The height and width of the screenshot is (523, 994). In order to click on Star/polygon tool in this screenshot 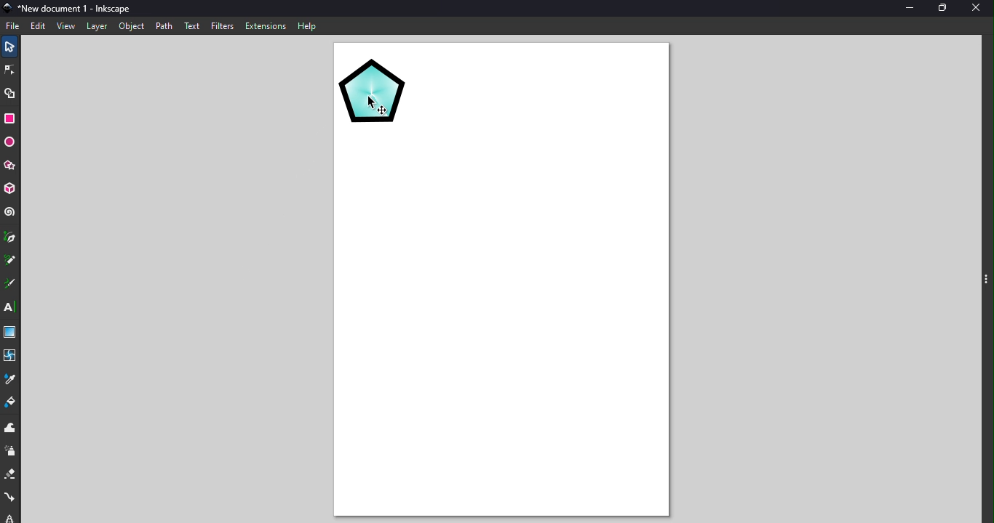, I will do `click(12, 165)`.